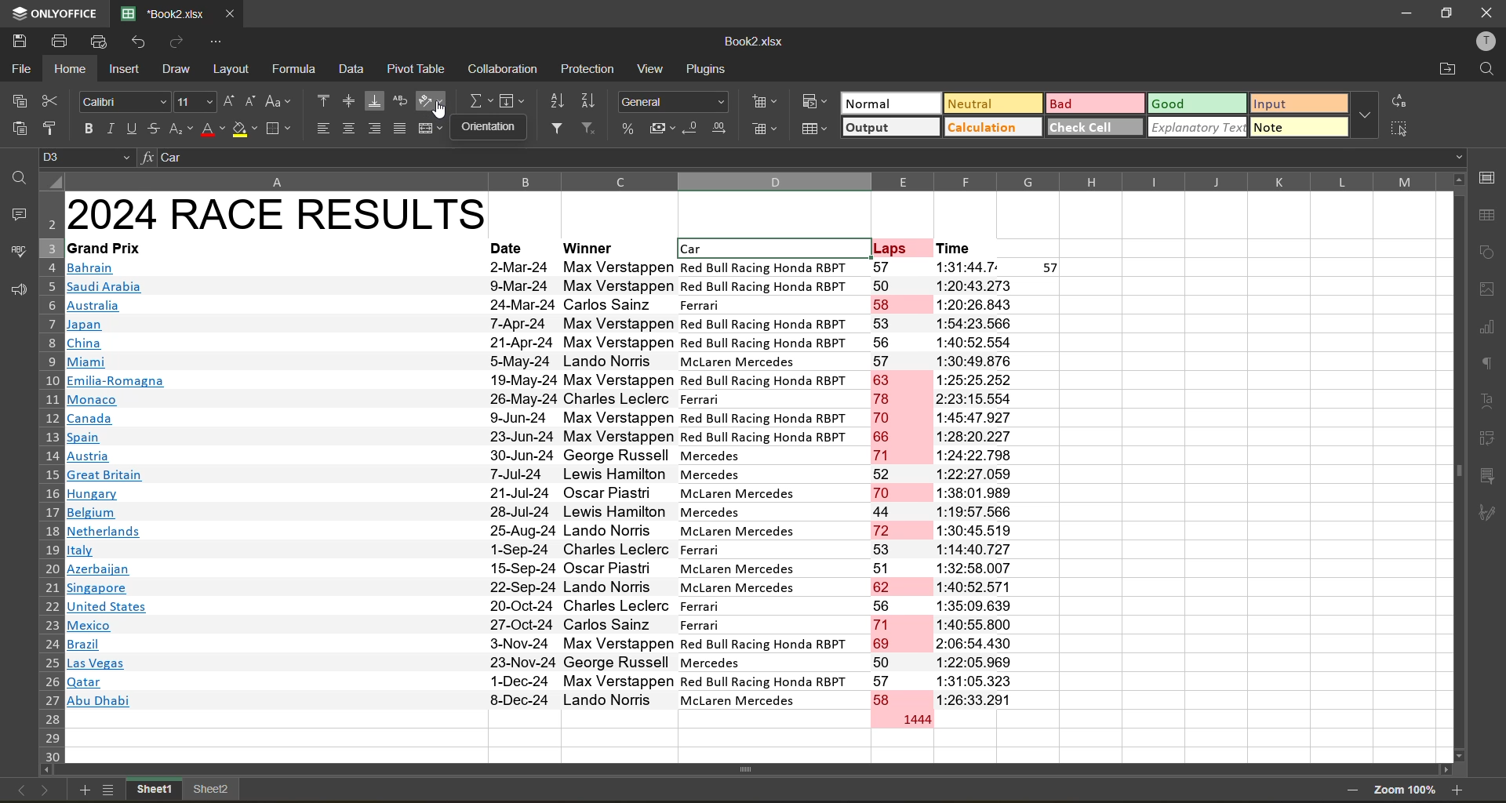 The height and width of the screenshot is (803, 1506). What do you see at coordinates (108, 129) in the screenshot?
I see `italic` at bounding box center [108, 129].